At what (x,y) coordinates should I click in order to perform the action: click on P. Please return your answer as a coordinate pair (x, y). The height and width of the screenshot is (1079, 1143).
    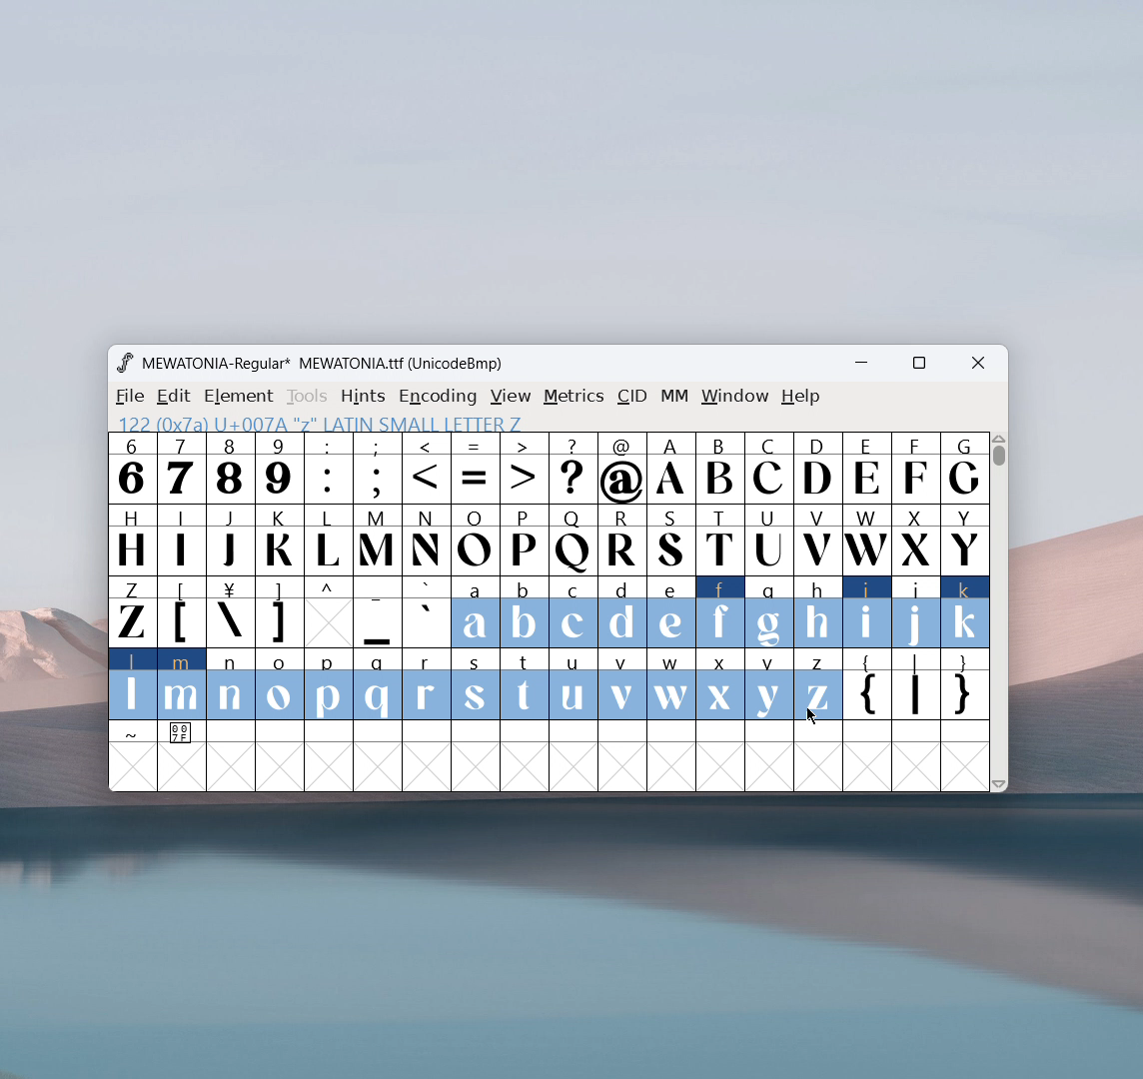
    Looking at the image, I should click on (524, 541).